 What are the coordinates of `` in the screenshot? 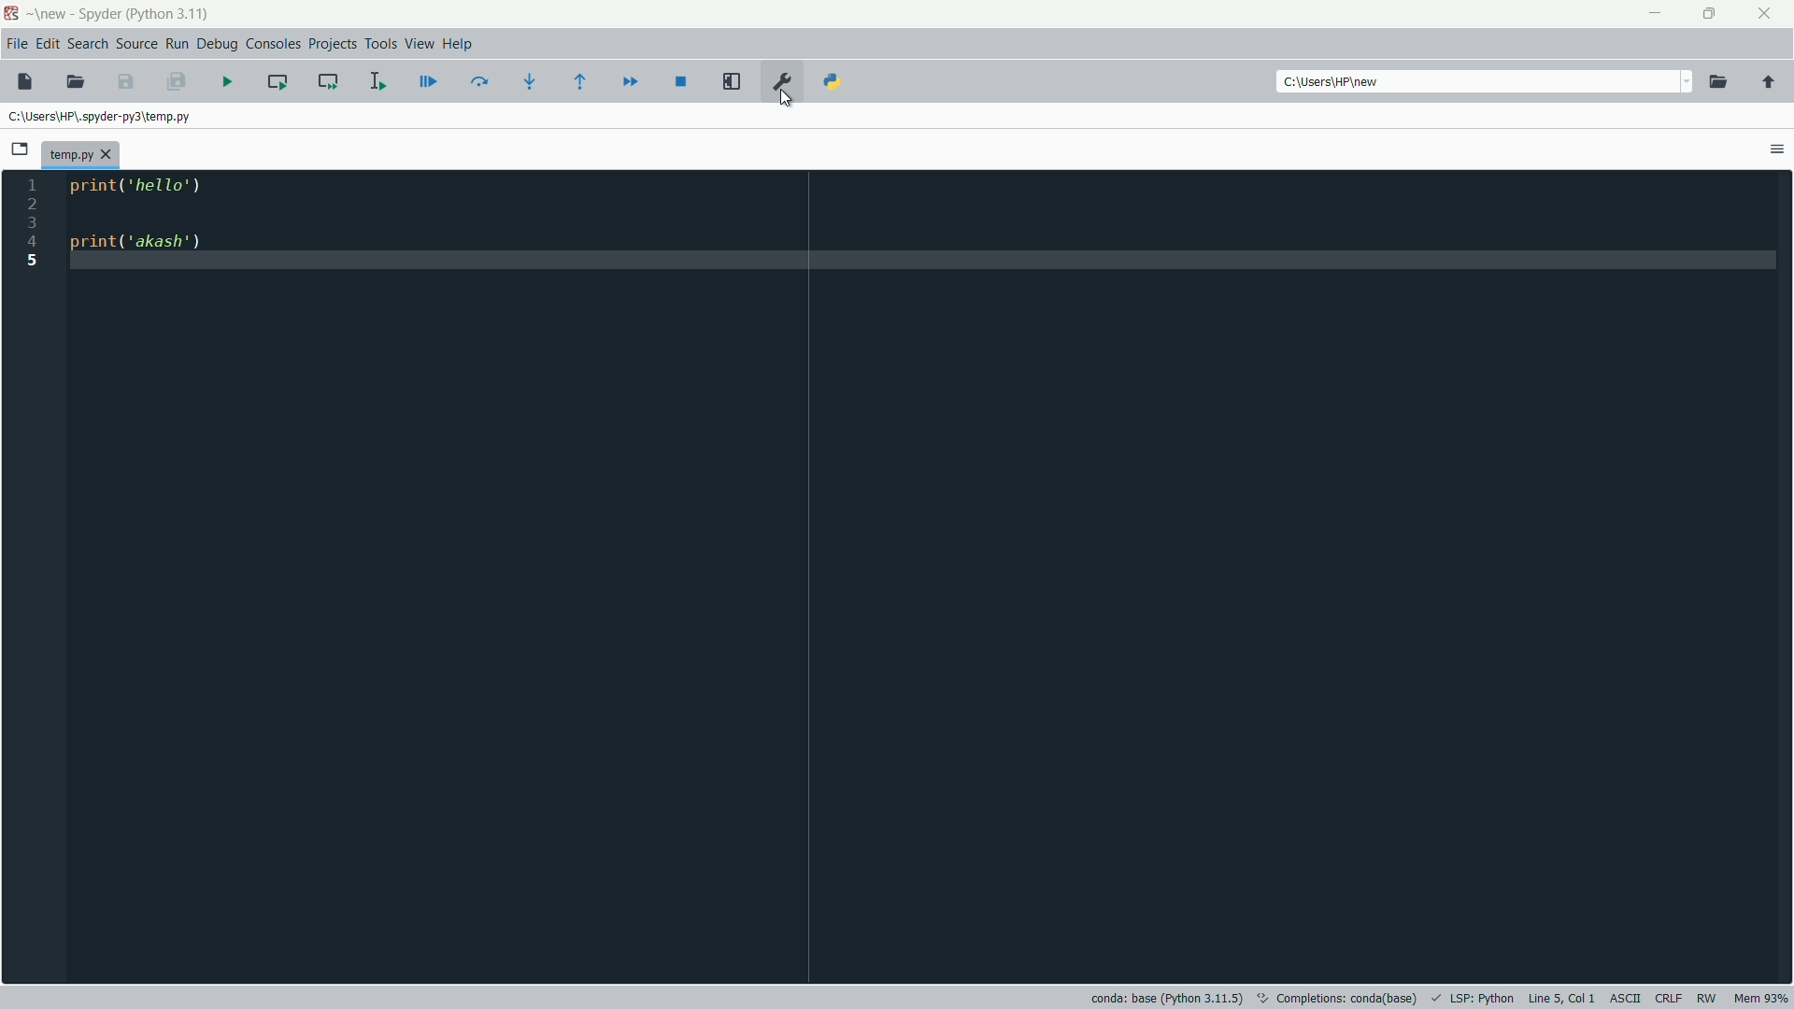 It's located at (787, 102).